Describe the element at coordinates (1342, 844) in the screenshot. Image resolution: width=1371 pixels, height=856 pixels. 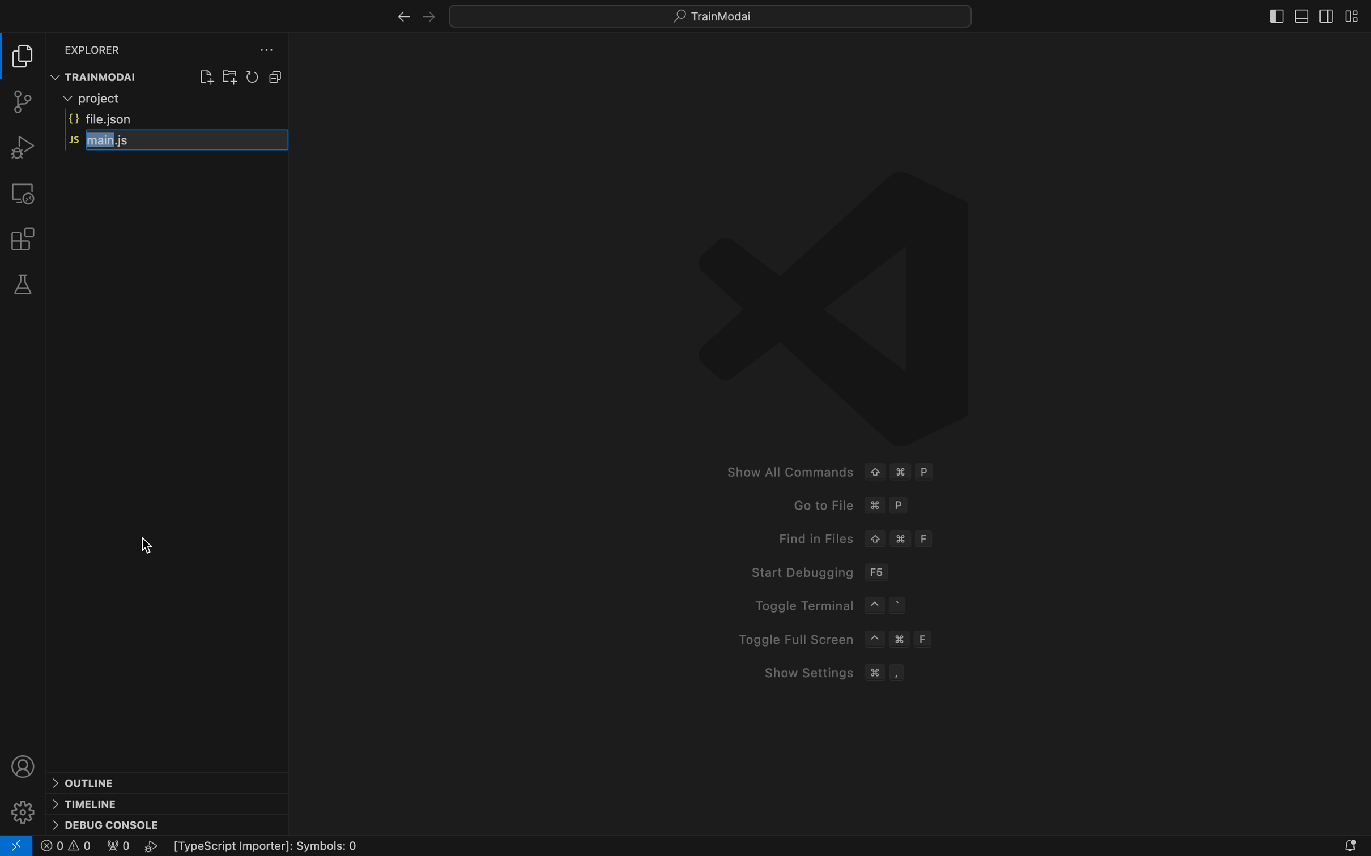
I see `notification` at that location.